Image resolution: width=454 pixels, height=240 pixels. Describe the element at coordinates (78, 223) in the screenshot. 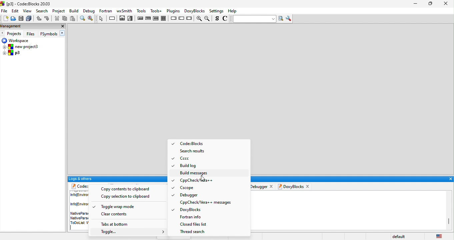

I see `todo list` at that location.